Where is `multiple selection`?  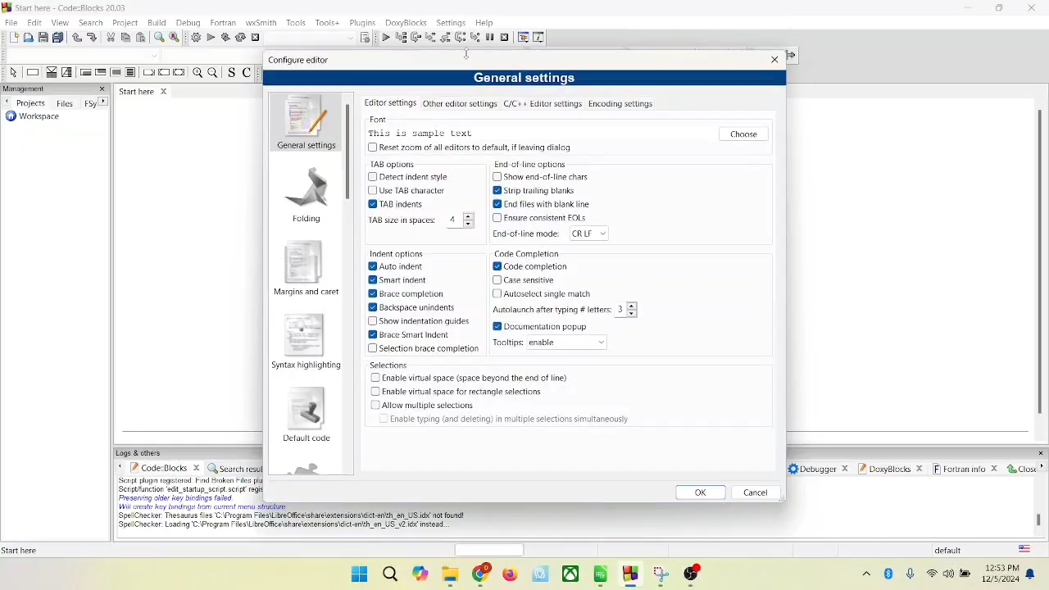
multiple selection is located at coordinates (424, 406).